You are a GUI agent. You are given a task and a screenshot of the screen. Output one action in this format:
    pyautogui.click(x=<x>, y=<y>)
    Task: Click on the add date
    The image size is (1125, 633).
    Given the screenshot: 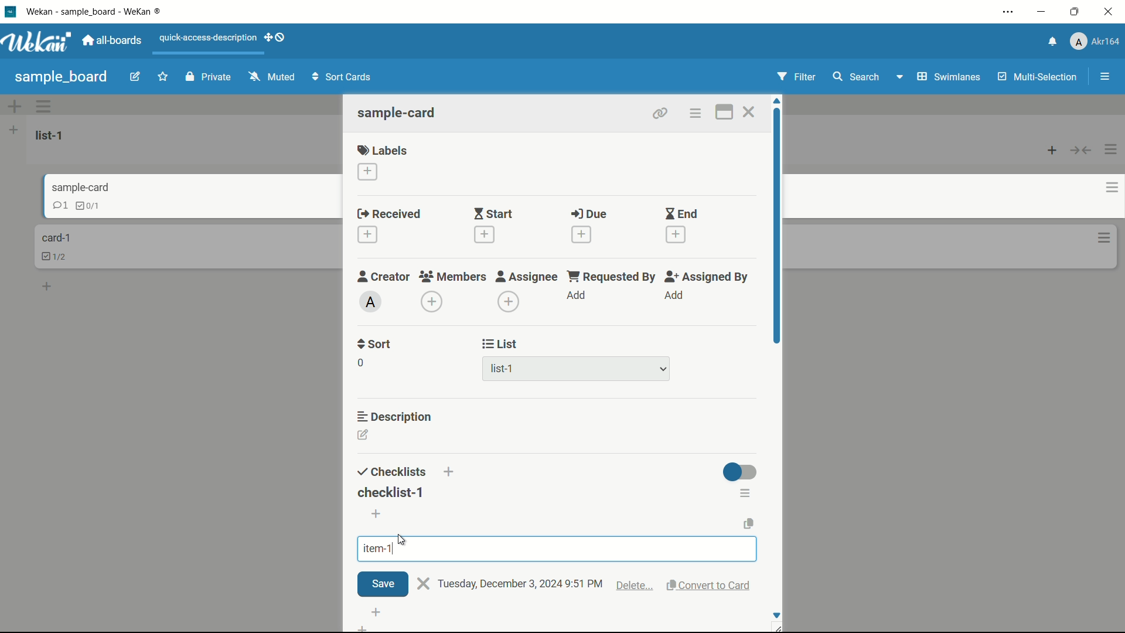 What is the action you would take?
    pyautogui.click(x=369, y=234)
    